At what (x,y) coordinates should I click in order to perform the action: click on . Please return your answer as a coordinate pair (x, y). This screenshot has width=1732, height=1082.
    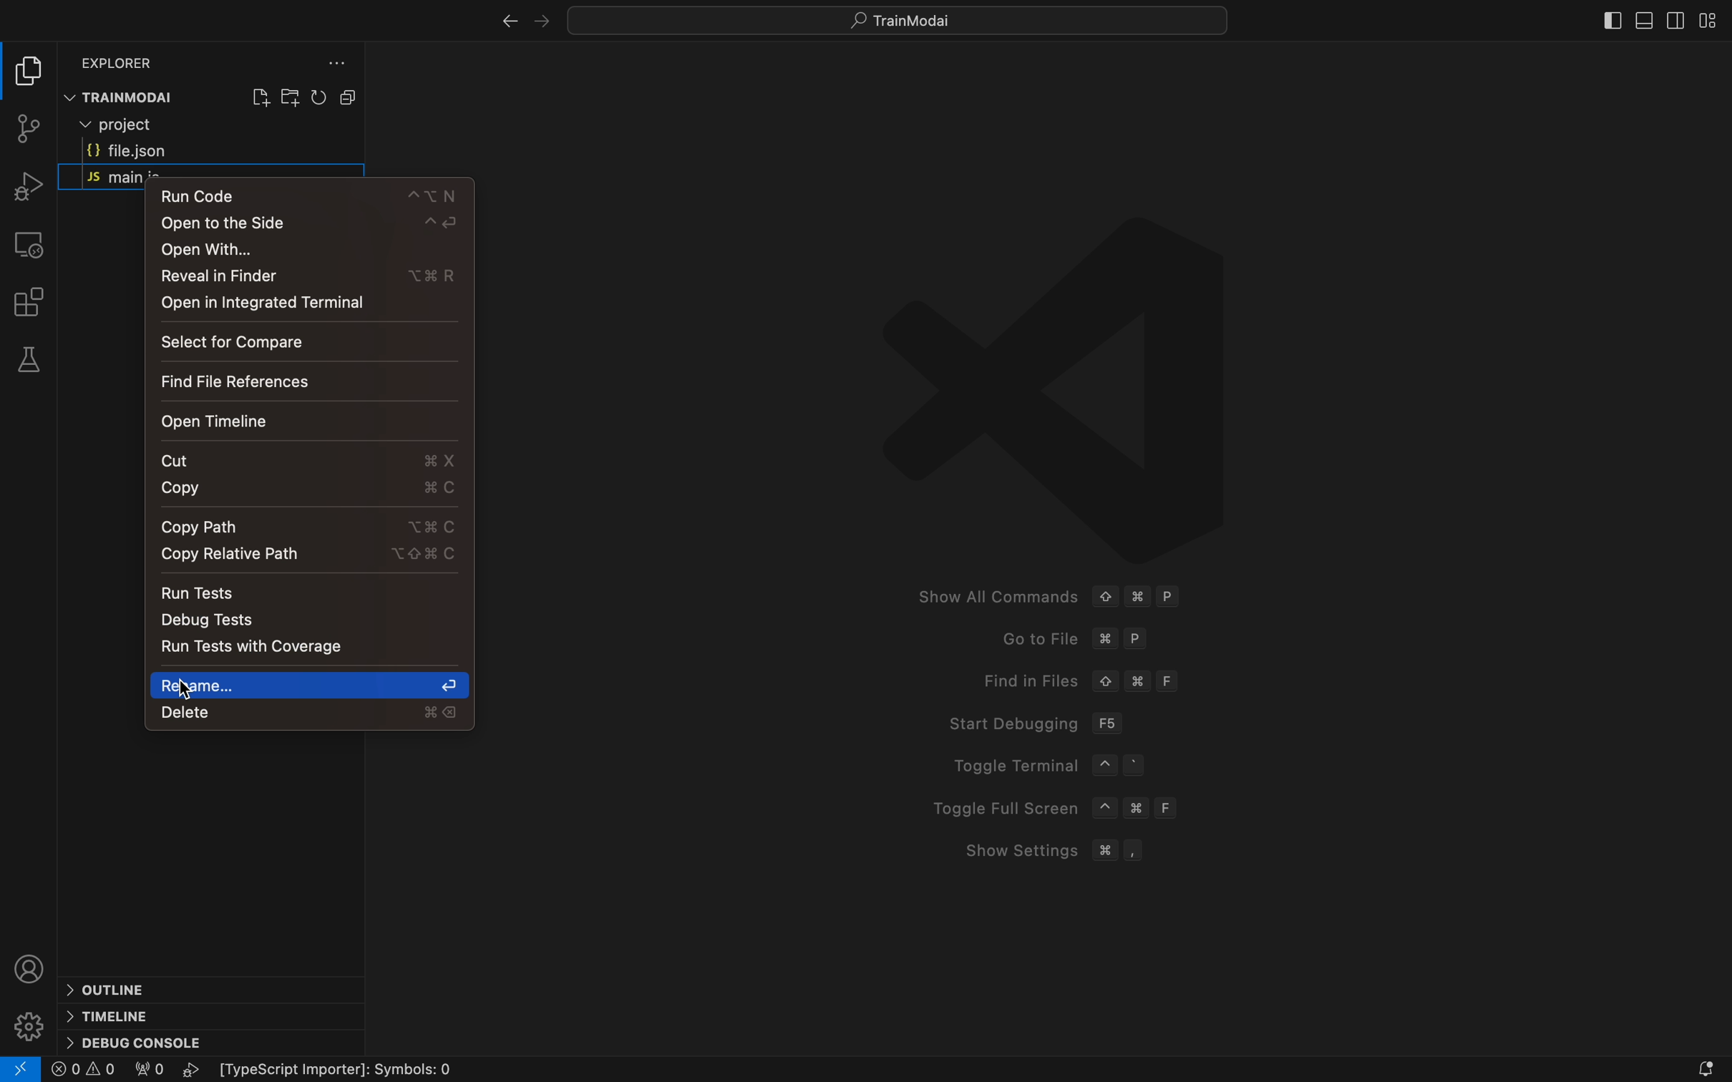
    Looking at the image, I should click on (309, 591).